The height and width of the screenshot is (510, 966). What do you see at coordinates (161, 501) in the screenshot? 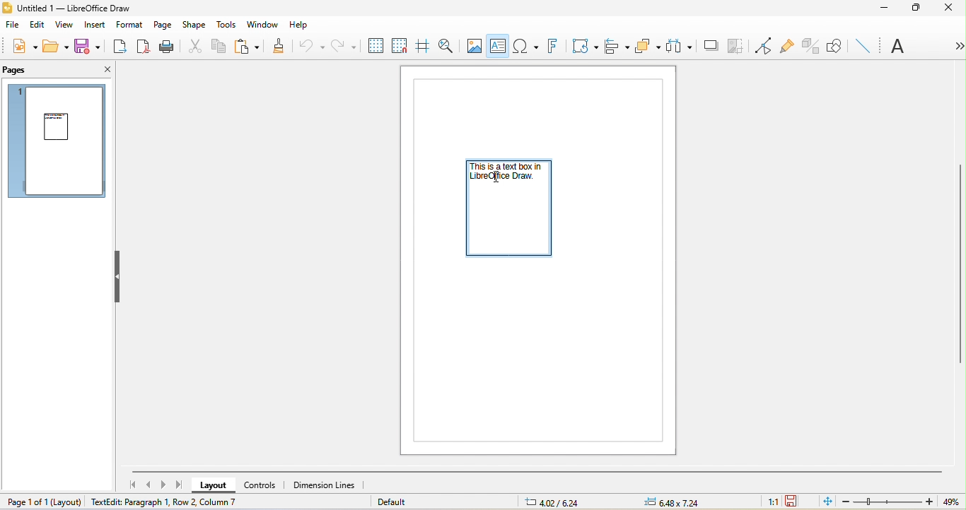
I see `textedit paragraph 1, row 2, column 7` at bounding box center [161, 501].